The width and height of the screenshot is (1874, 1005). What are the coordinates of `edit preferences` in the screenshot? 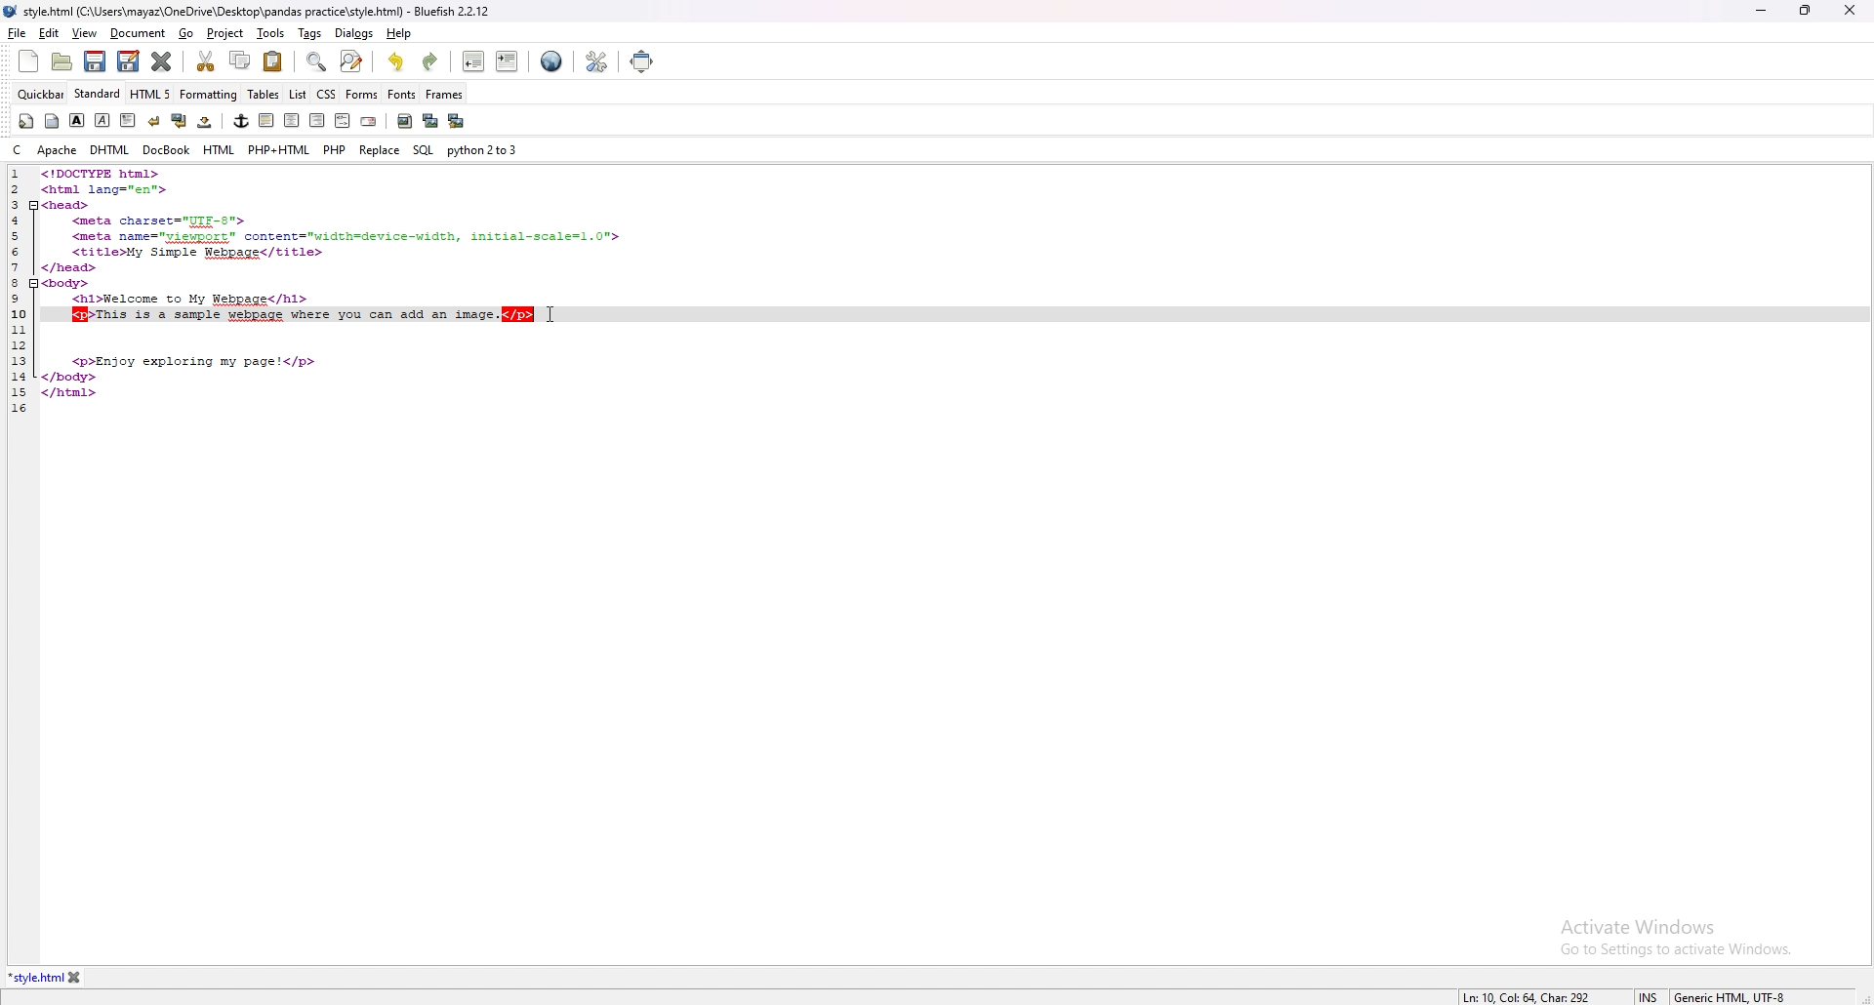 It's located at (596, 61).